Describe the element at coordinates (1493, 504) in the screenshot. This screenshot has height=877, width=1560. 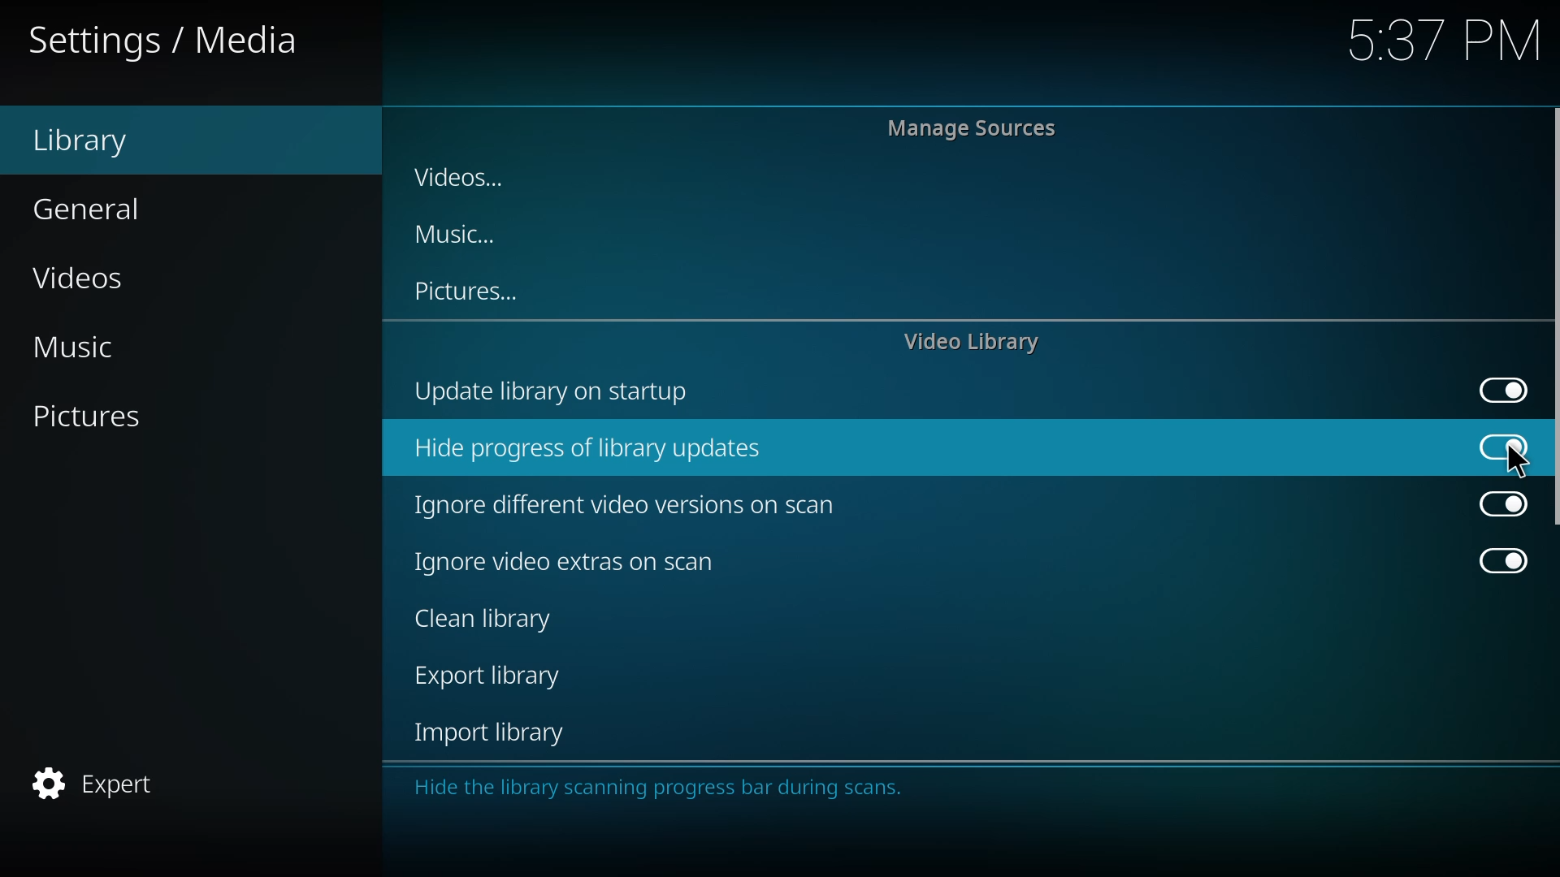
I see `enabled` at that location.